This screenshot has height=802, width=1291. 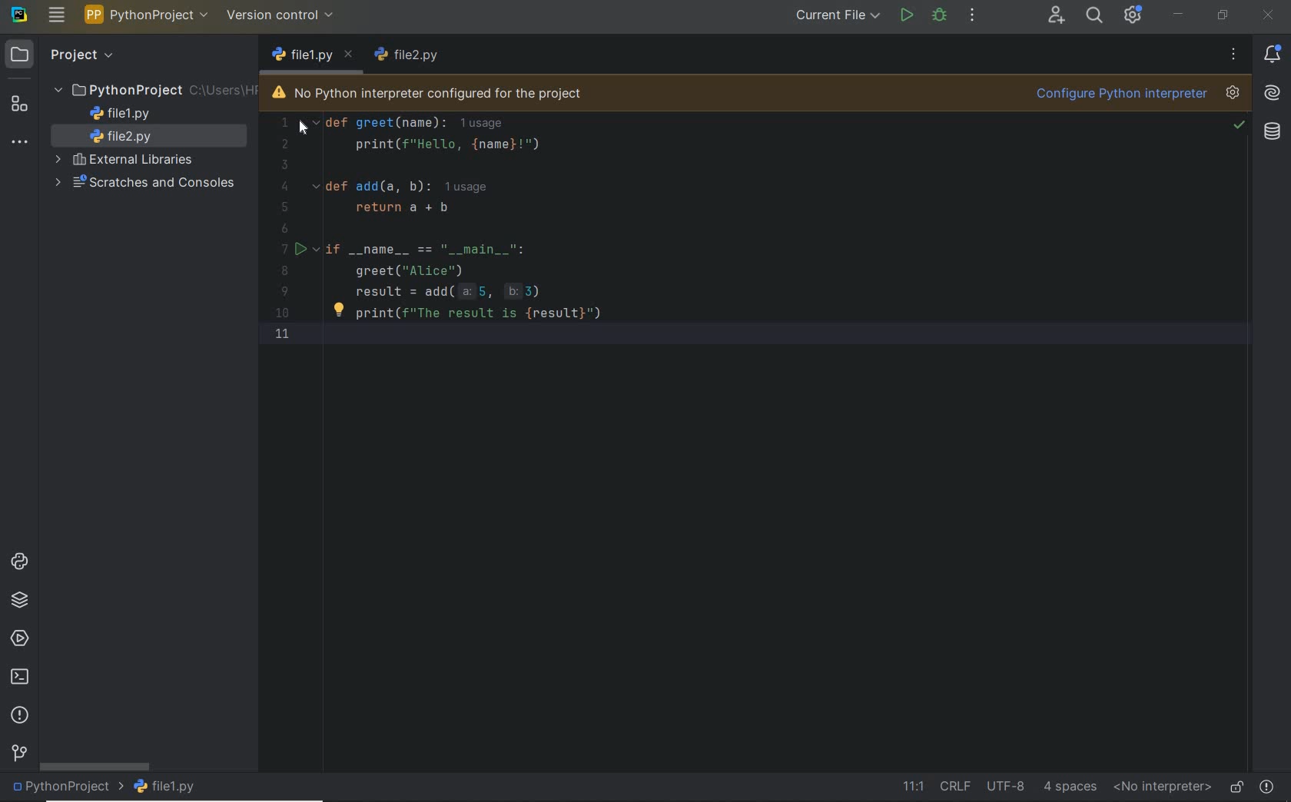 I want to click on scratches and consoles, so click(x=148, y=184).